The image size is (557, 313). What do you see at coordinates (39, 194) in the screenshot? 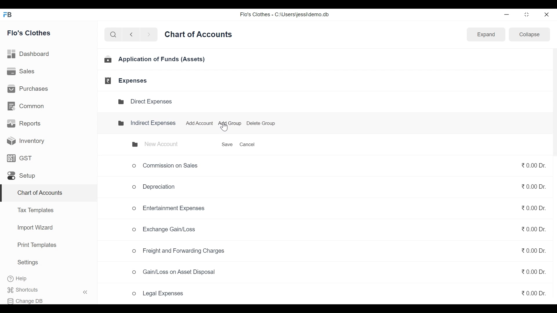
I see `Chart of Accounts` at bounding box center [39, 194].